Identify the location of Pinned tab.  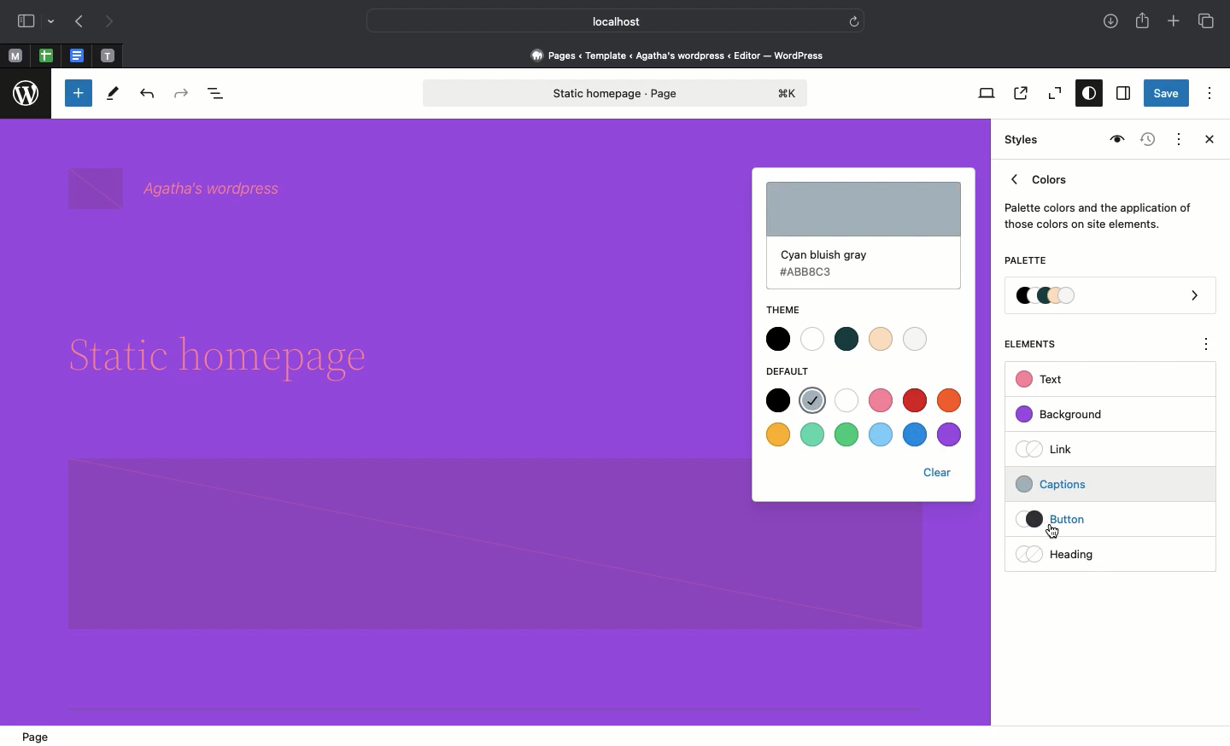
(108, 56).